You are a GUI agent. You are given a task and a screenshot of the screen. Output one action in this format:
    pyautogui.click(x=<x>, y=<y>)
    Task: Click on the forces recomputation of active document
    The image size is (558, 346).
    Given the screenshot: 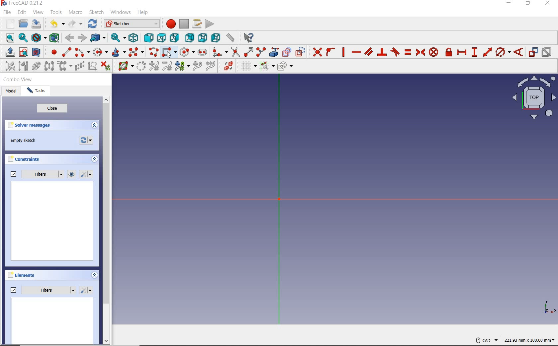 What is the action you would take?
    pyautogui.click(x=87, y=142)
    